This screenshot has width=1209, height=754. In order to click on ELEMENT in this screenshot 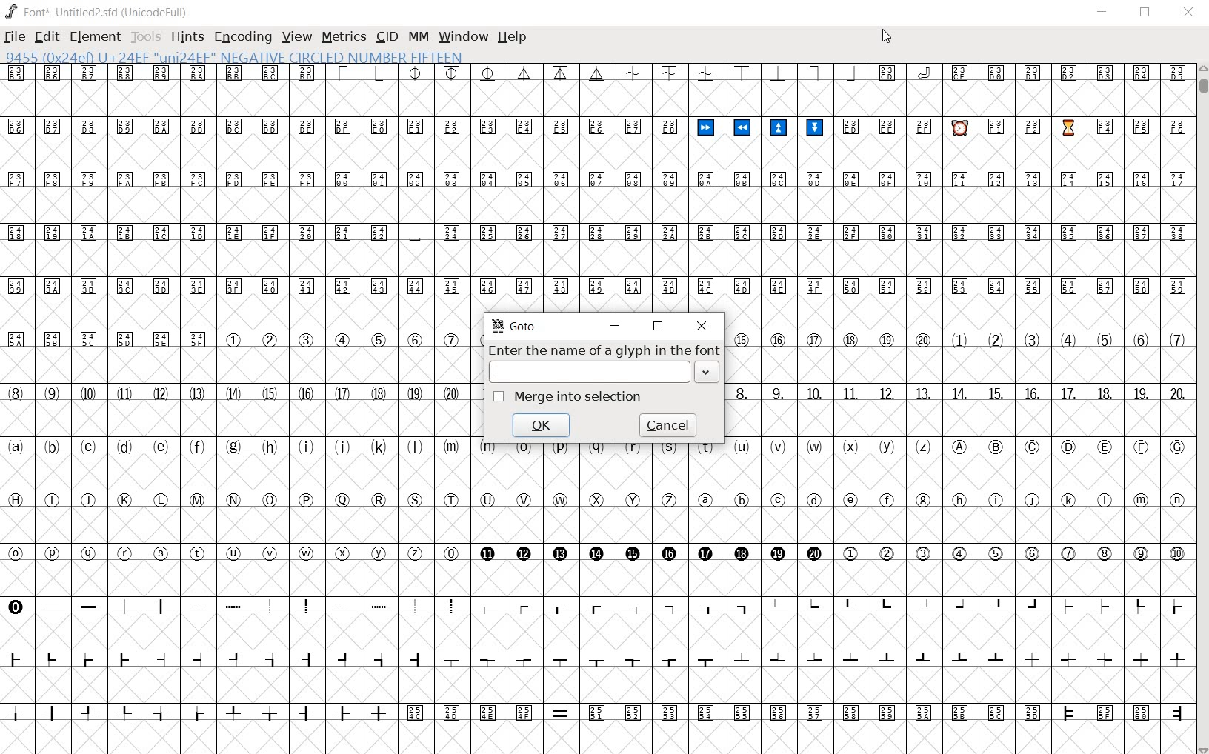, I will do `click(97, 36)`.